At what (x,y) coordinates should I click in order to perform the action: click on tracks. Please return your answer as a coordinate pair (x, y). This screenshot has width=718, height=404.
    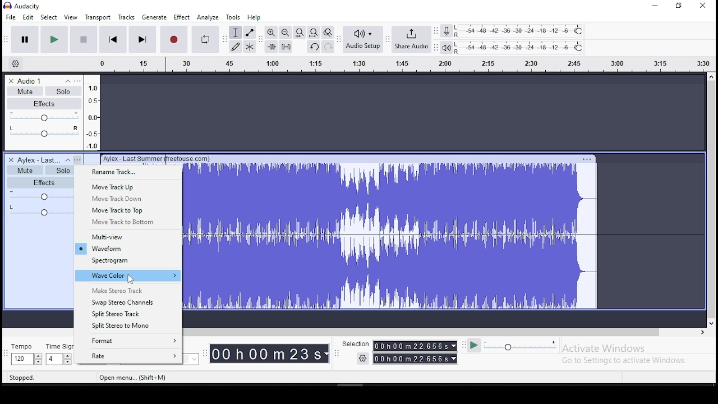
    Looking at the image, I should click on (126, 17).